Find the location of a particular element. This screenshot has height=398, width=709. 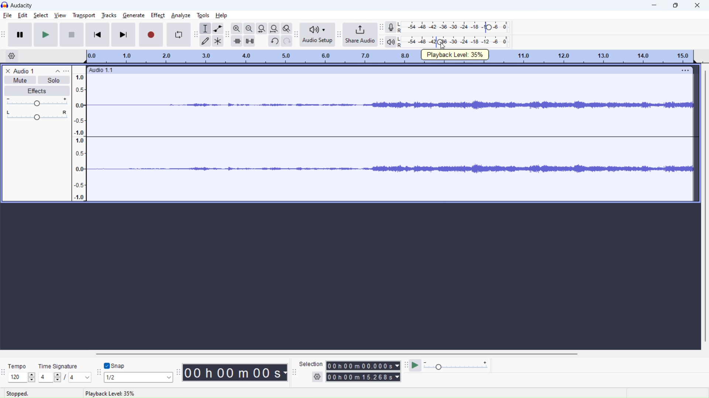

silence selection is located at coordinates (249, 41).